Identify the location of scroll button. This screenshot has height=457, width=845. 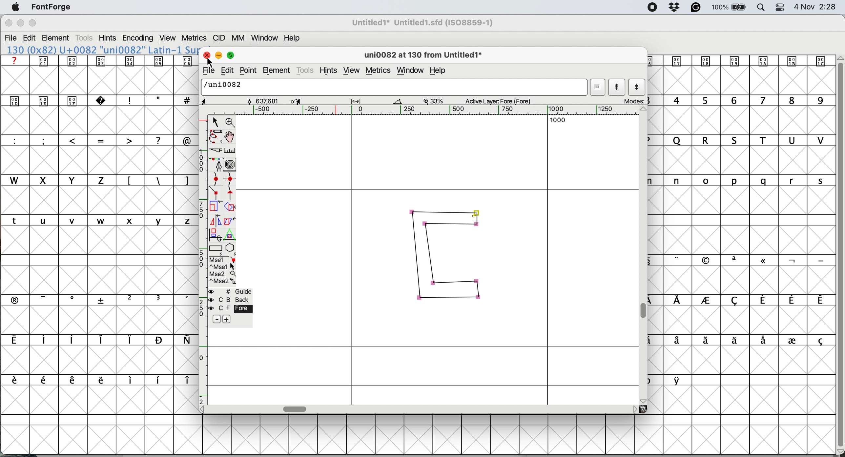
(644, 400).